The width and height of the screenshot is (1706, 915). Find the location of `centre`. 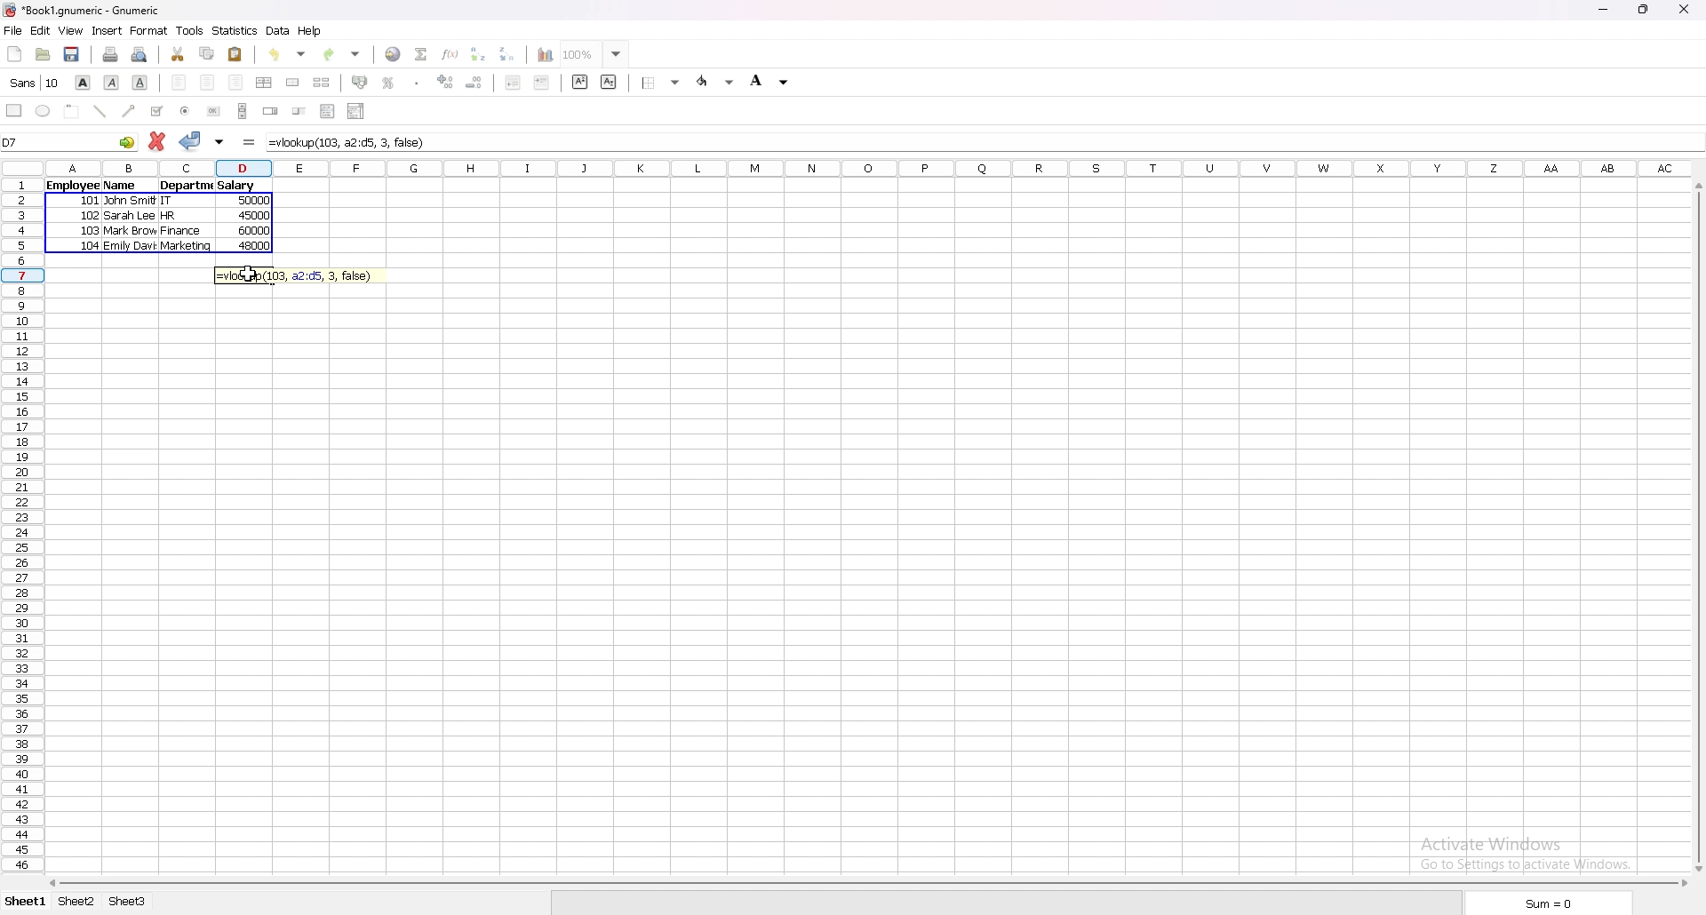

centre is located at coordinates (208, 83).